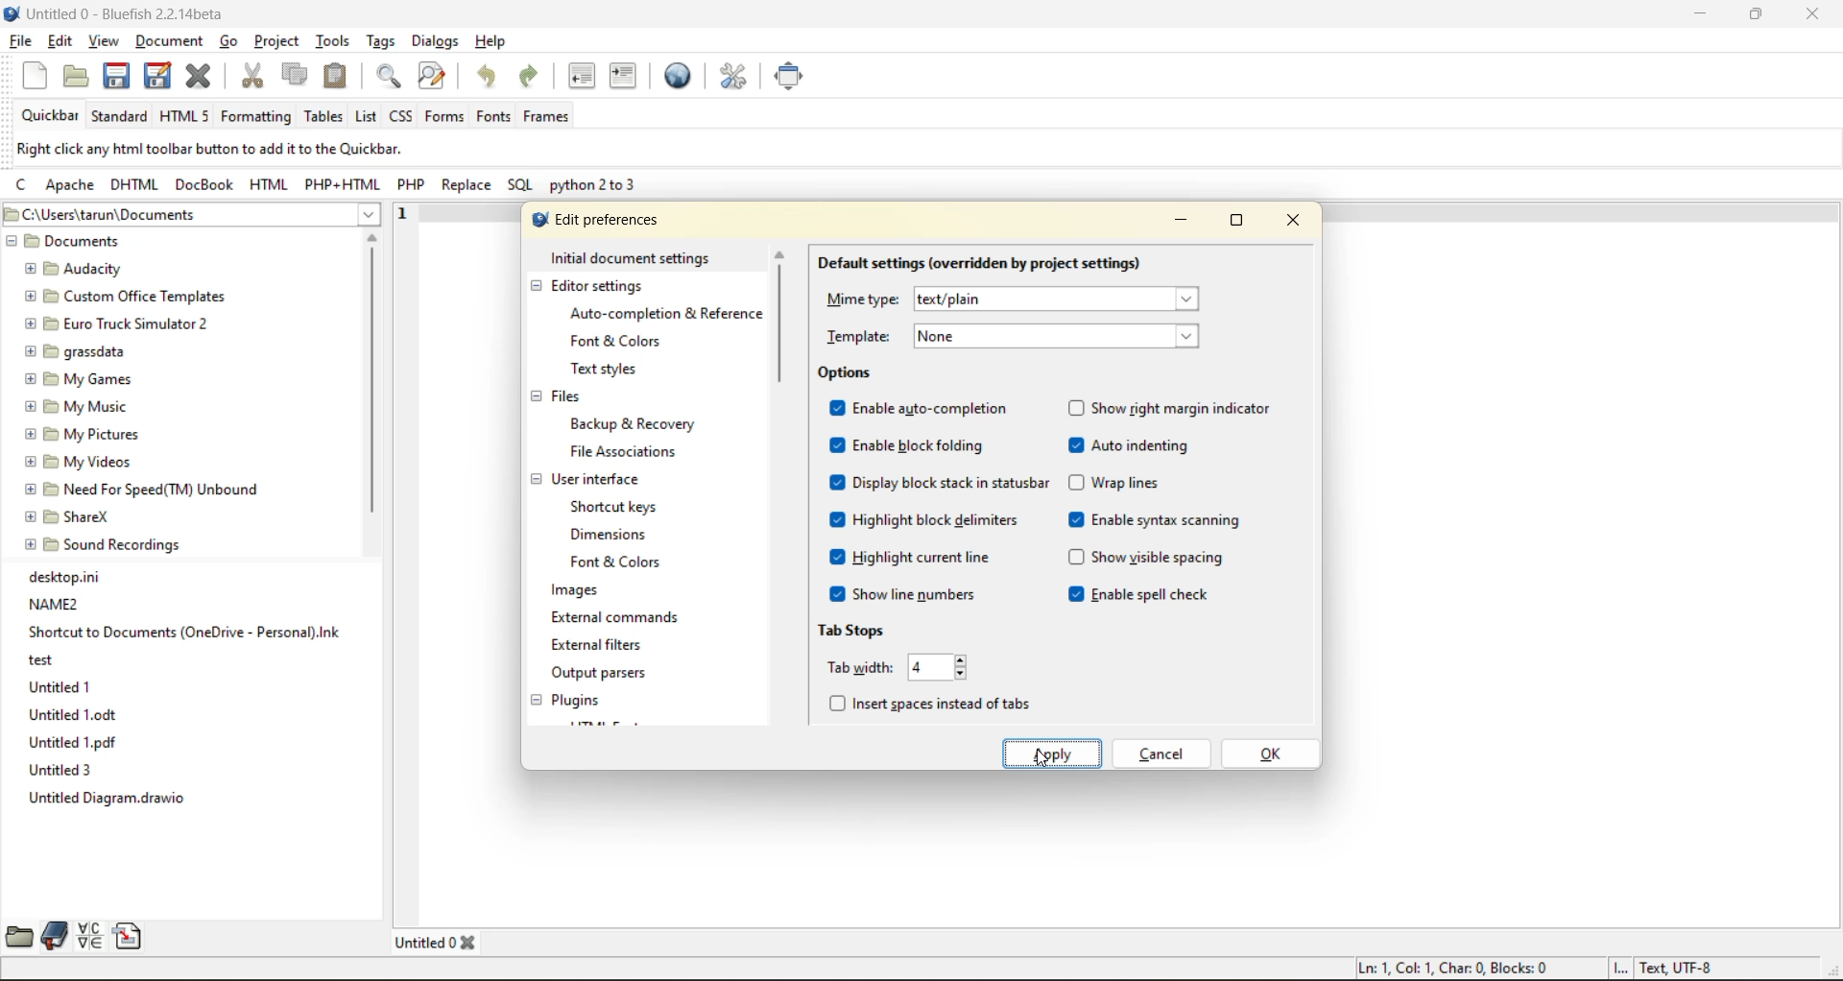 The image size is (1843, 981). Describe the element at coordinates (119, 243) in the screenshot. I see `documents` at that location.